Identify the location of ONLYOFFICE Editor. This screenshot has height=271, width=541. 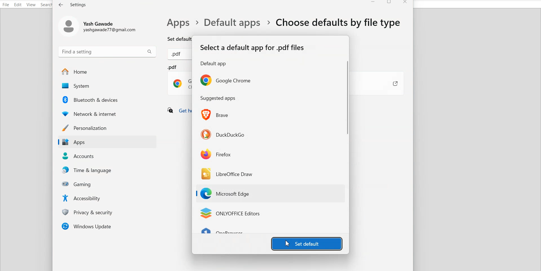
(230, 213).